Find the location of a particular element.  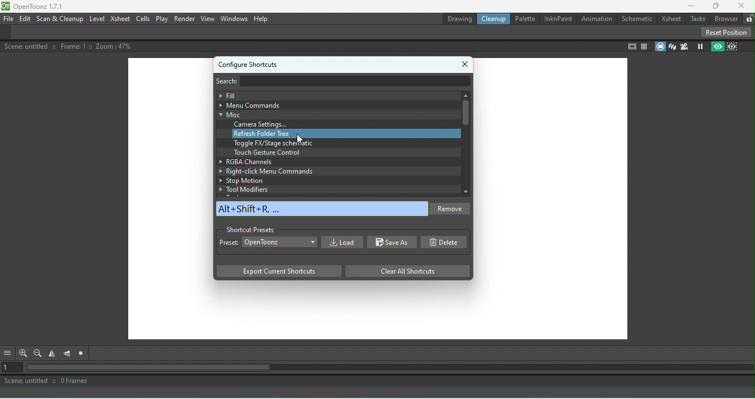

Play is located at coordinates (162, 19).